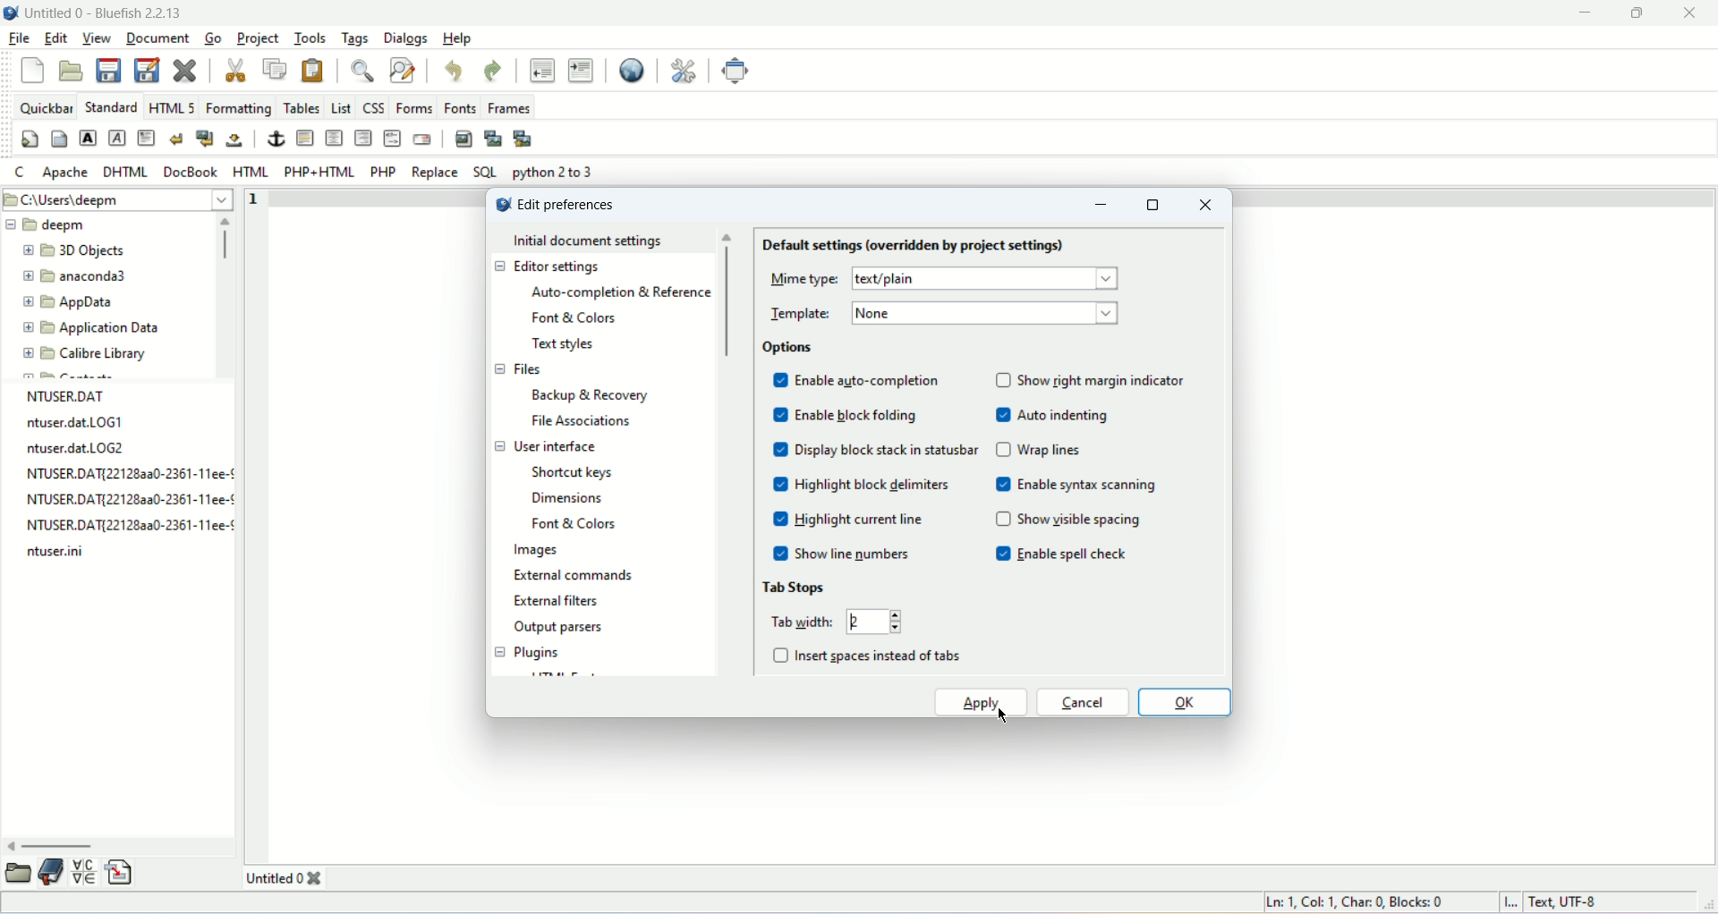 The image size is (1718, 914). What do you see at coordinates (454, 68) in the screenshot?
I see `undo` at bounding box center [454, 68].